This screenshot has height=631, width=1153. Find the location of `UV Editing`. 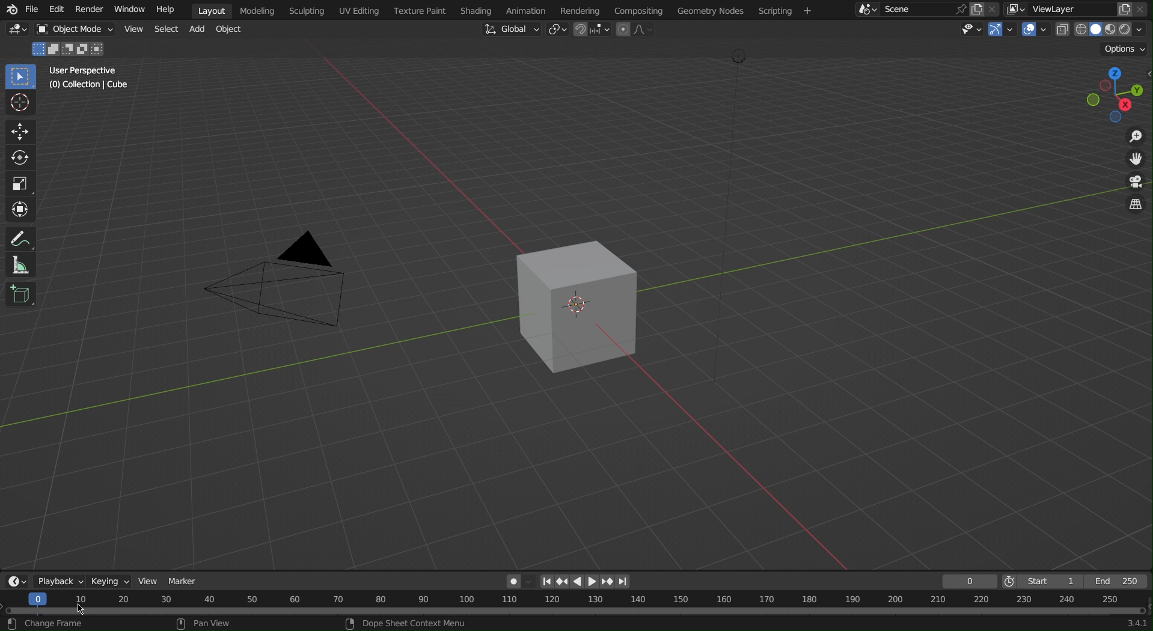

UV Editing is located at coordinates (357, 10).